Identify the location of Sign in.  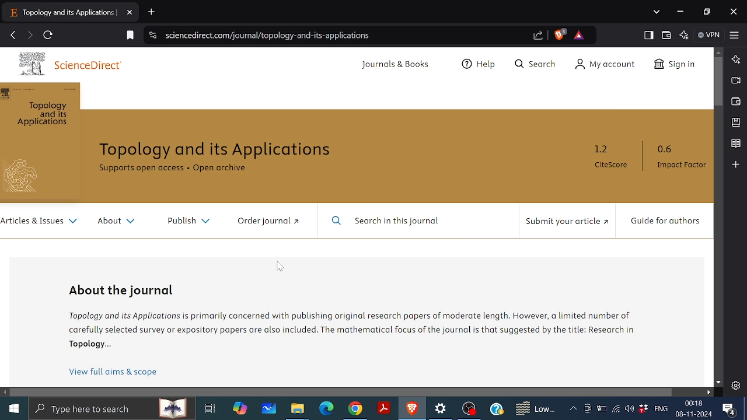
(675, 65).